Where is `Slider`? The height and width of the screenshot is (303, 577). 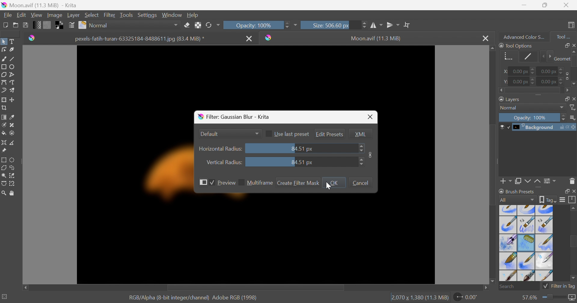 Slider is located at coordinates (555, 298).